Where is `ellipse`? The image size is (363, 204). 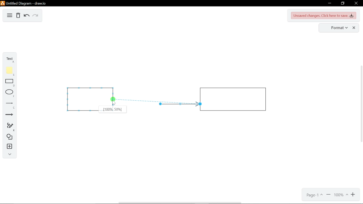 ellipse is located at coordinates (9, 93).